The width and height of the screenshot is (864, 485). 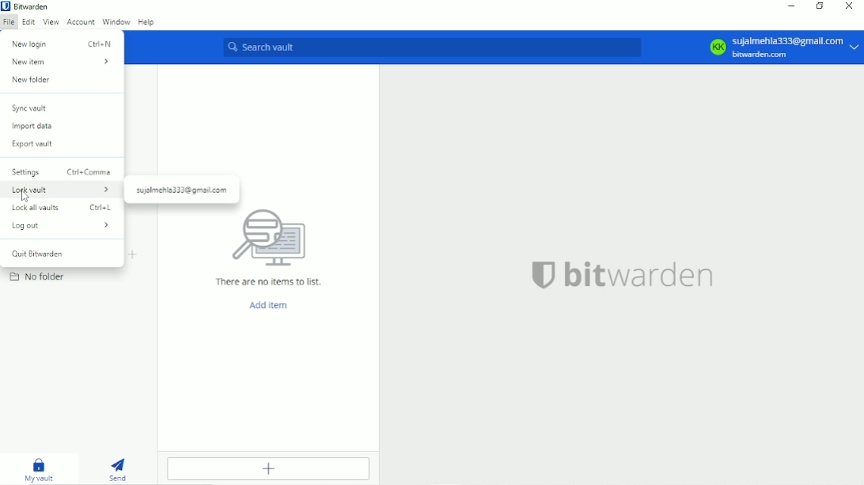 I want to click on Account, so click(x=81, y=23).